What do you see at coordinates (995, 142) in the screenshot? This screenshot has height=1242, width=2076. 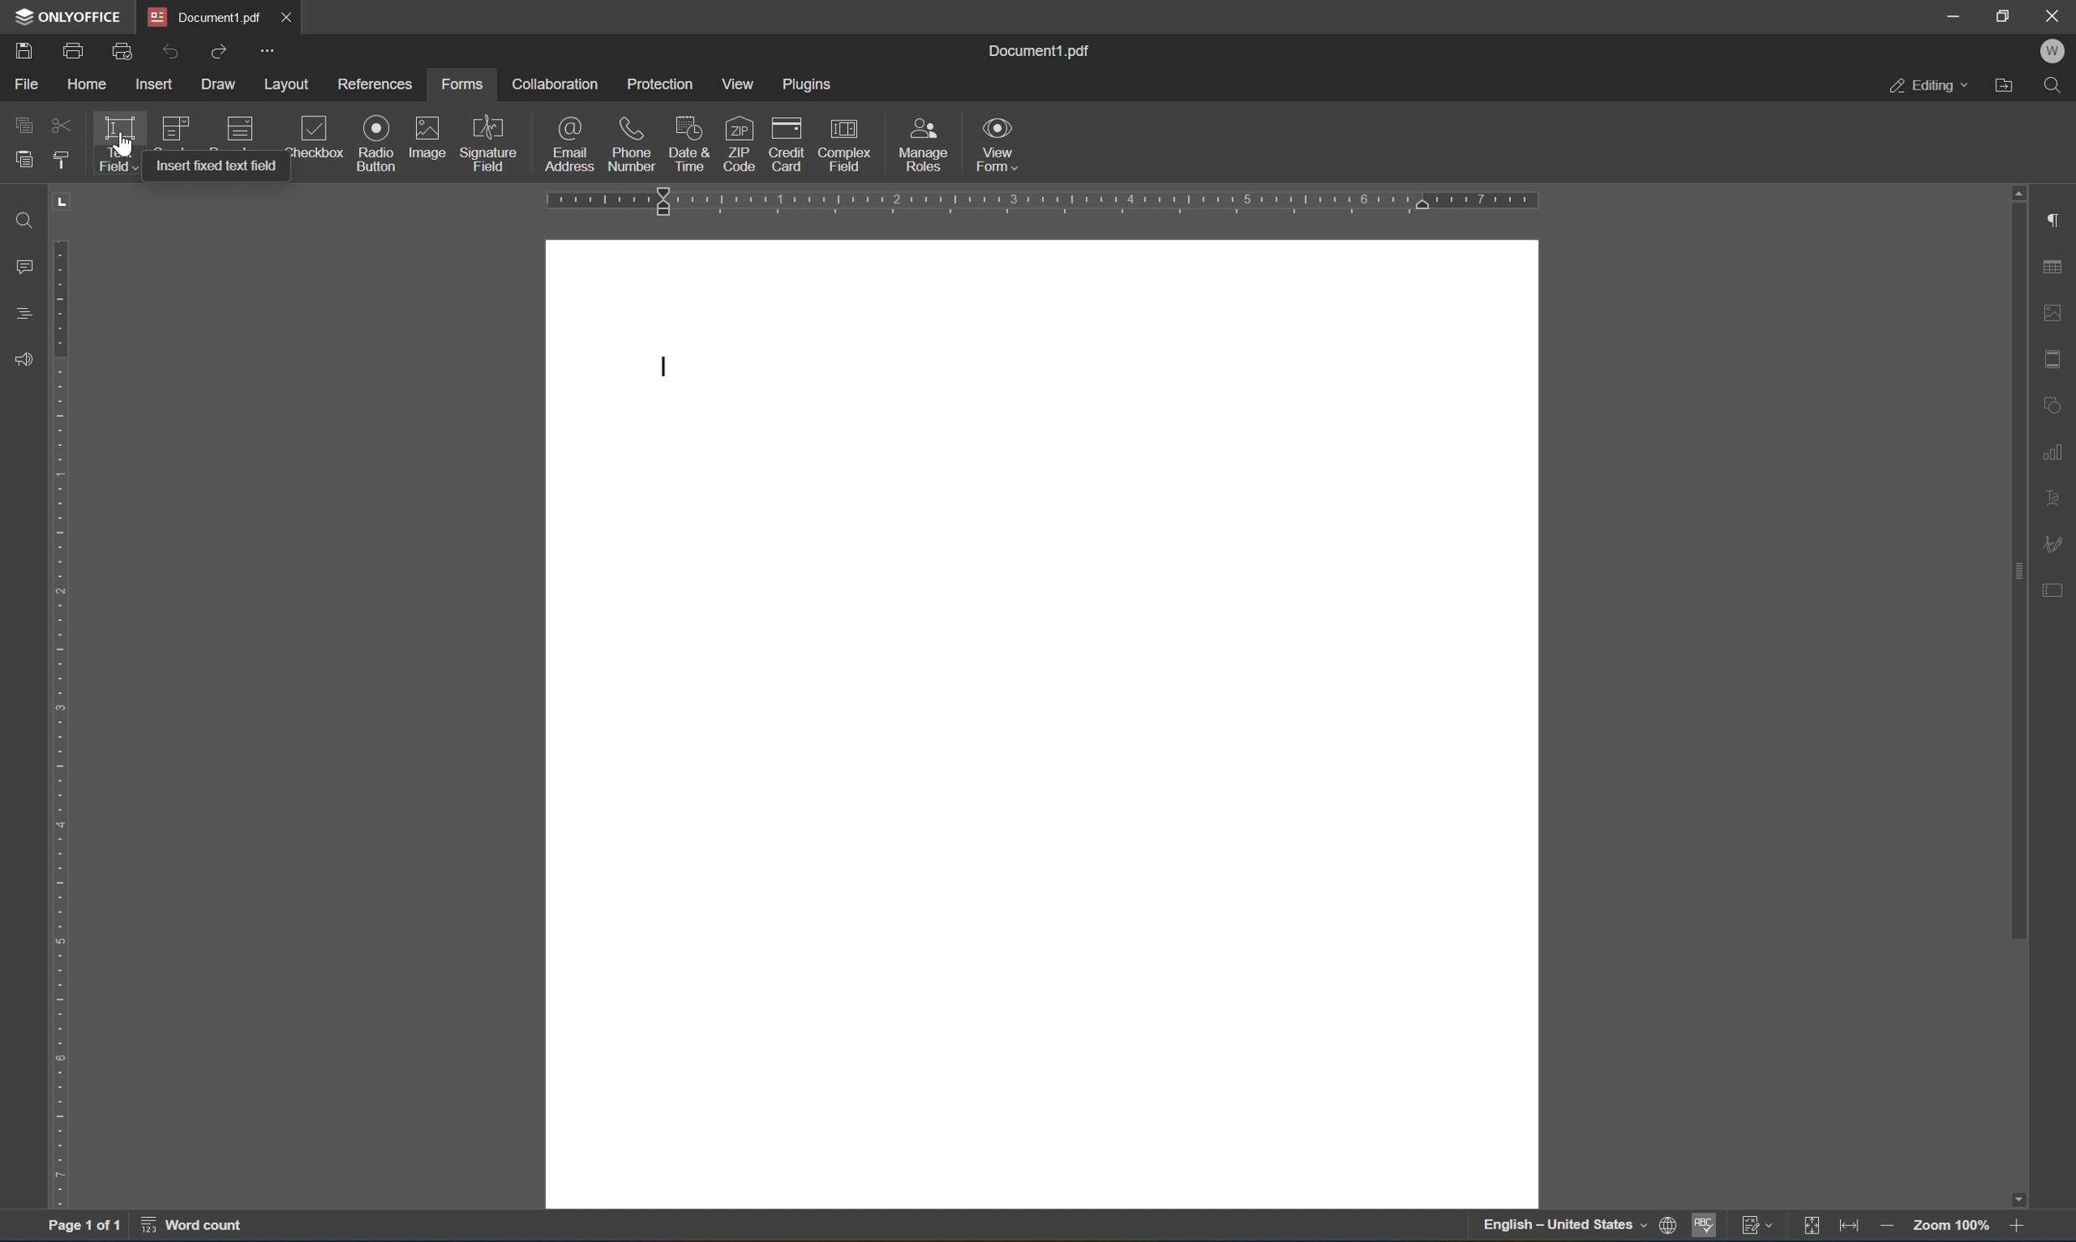 I see `view form` at bounding box center [995, 142].